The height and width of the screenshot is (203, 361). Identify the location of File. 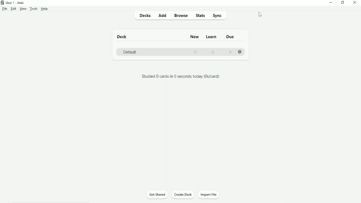
(5, 9).